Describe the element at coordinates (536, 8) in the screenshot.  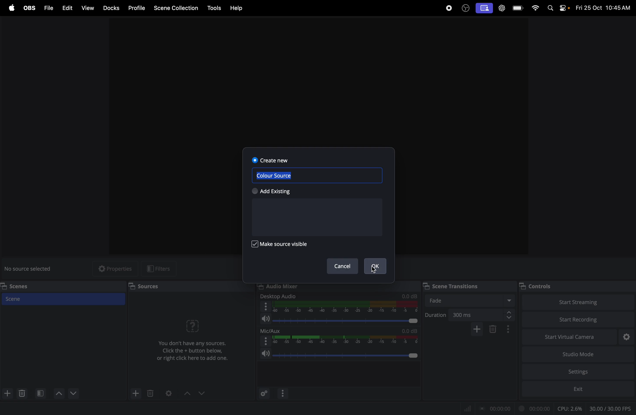
I see `wifi` at that location.